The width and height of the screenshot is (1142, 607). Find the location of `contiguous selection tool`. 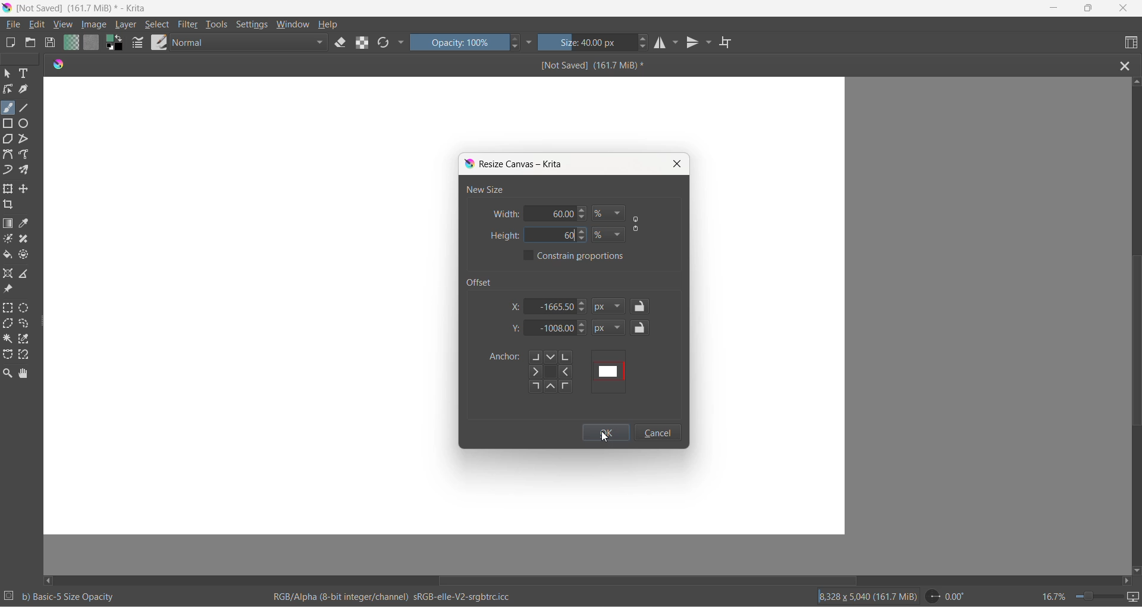

contiguous selection tool is located at coordinates (8, 338).